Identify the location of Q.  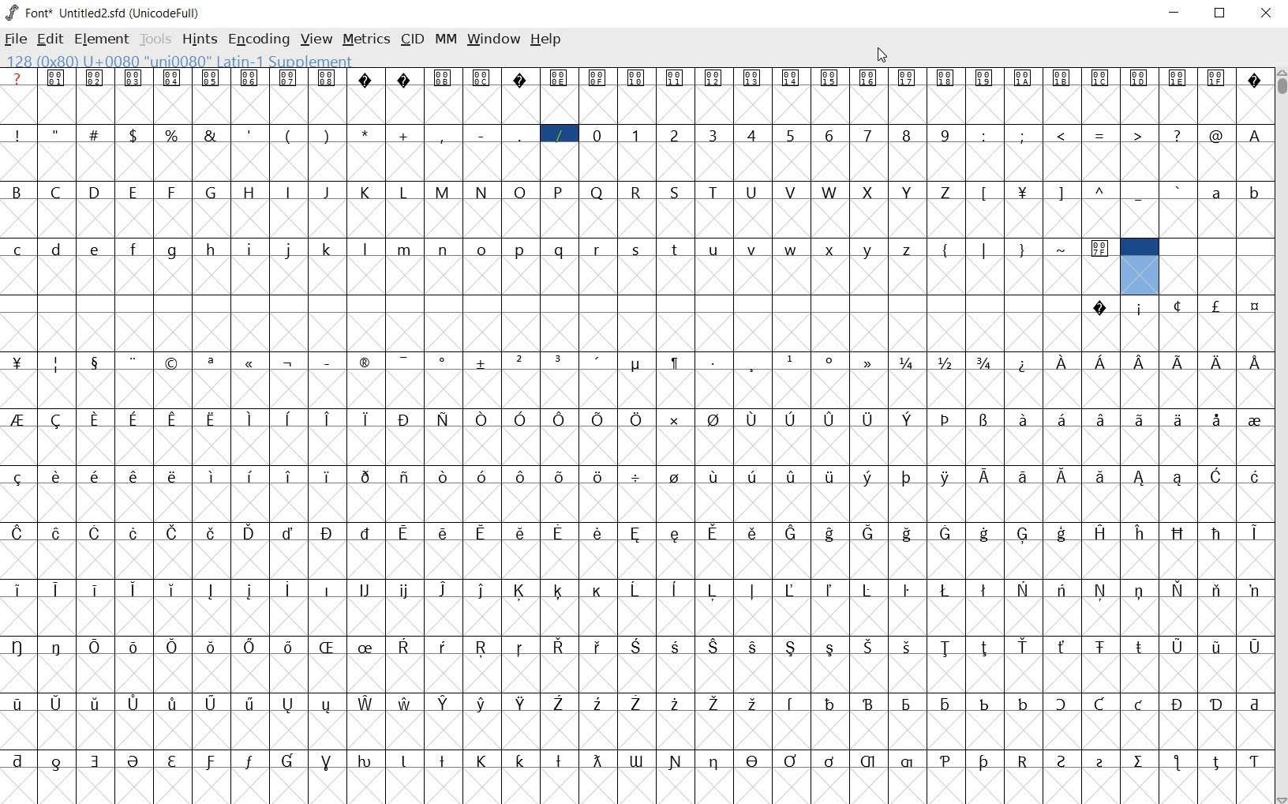
(598, 190).